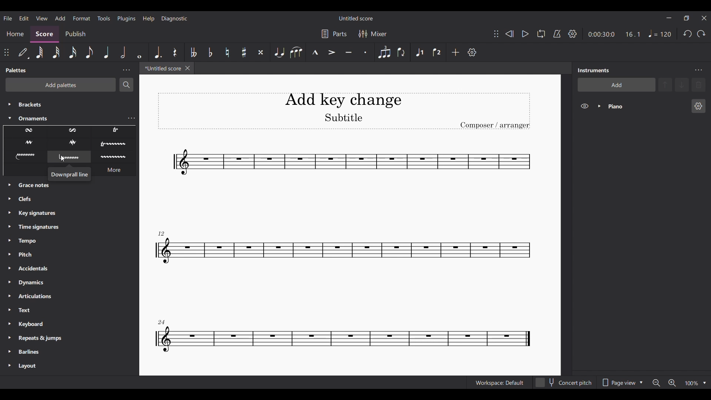 The height and width of the screenshot is (400, 711). I want to click on Delete, so click(698, 85).